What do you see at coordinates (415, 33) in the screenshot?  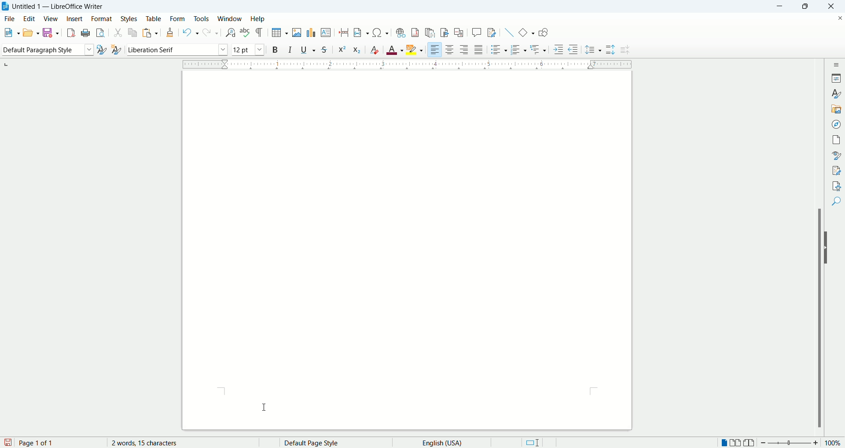 I see `insert footnote` at bounding box center [415, 33].